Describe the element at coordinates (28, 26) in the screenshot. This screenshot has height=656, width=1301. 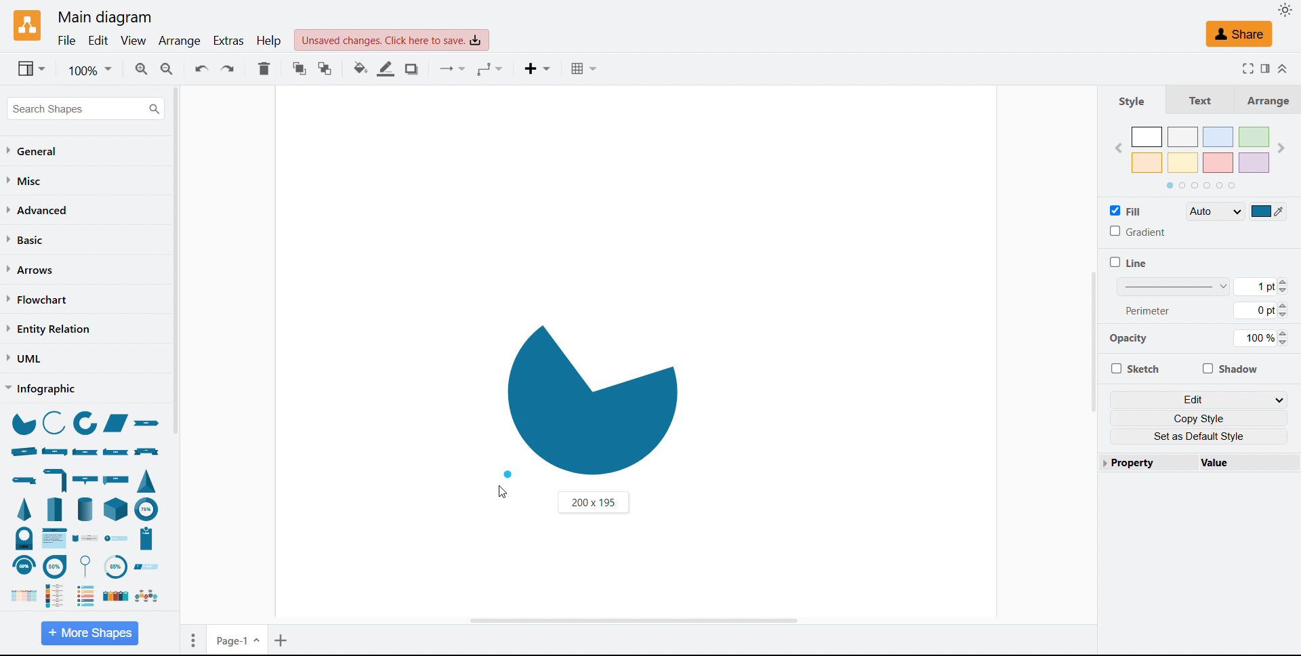
I see `Logo ` at that location.